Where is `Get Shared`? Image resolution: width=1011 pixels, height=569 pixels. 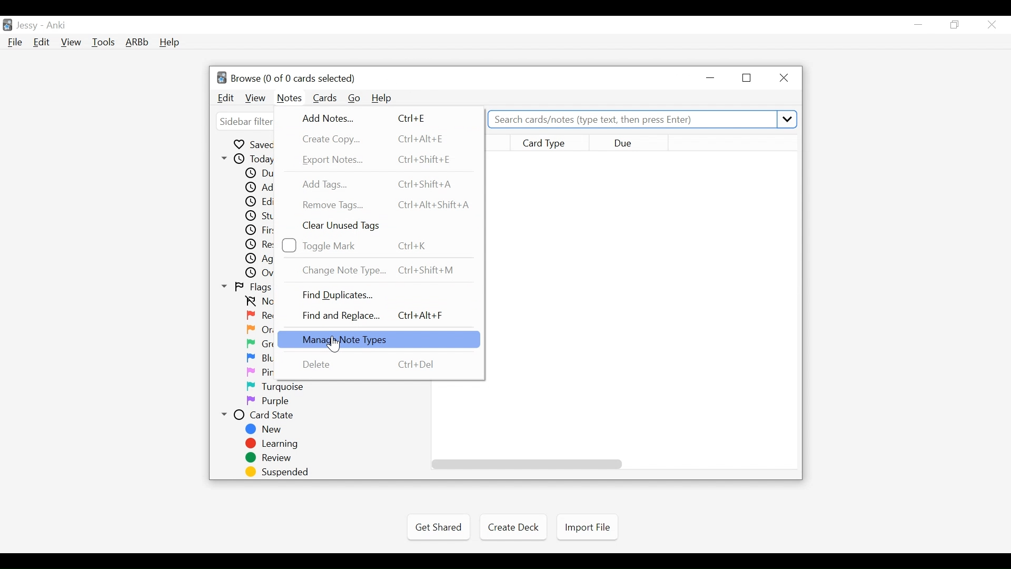
Get Shared is located at coordinates (438, 527).